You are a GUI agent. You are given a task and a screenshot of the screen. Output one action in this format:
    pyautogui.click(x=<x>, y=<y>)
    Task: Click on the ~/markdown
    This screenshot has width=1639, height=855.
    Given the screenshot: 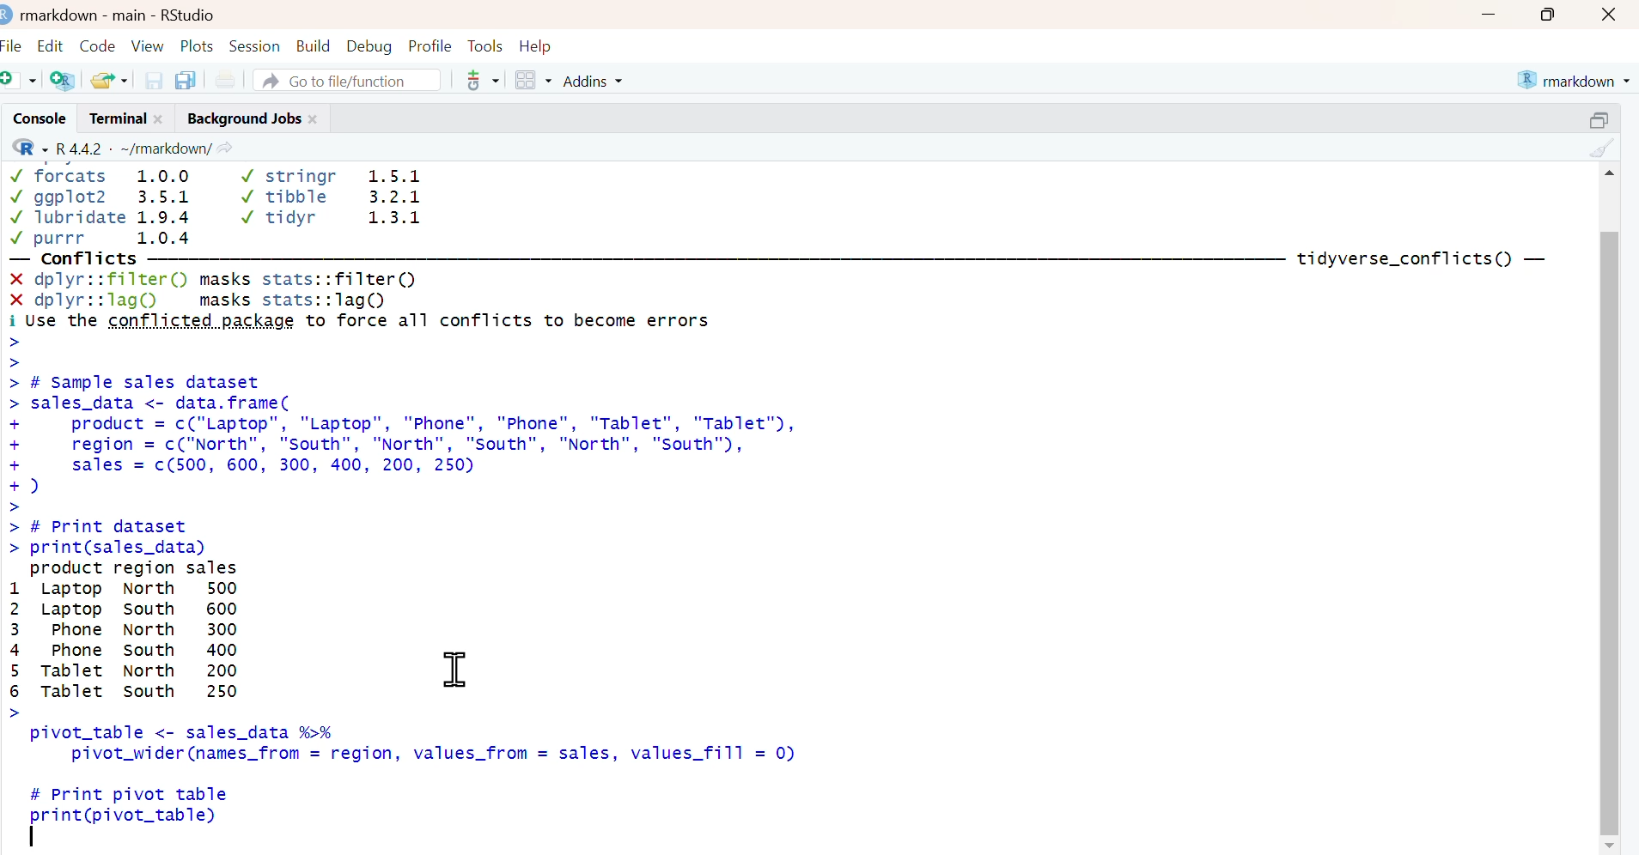 What is the action you would take?
    pyautogui.click(x=163, y=147)
    